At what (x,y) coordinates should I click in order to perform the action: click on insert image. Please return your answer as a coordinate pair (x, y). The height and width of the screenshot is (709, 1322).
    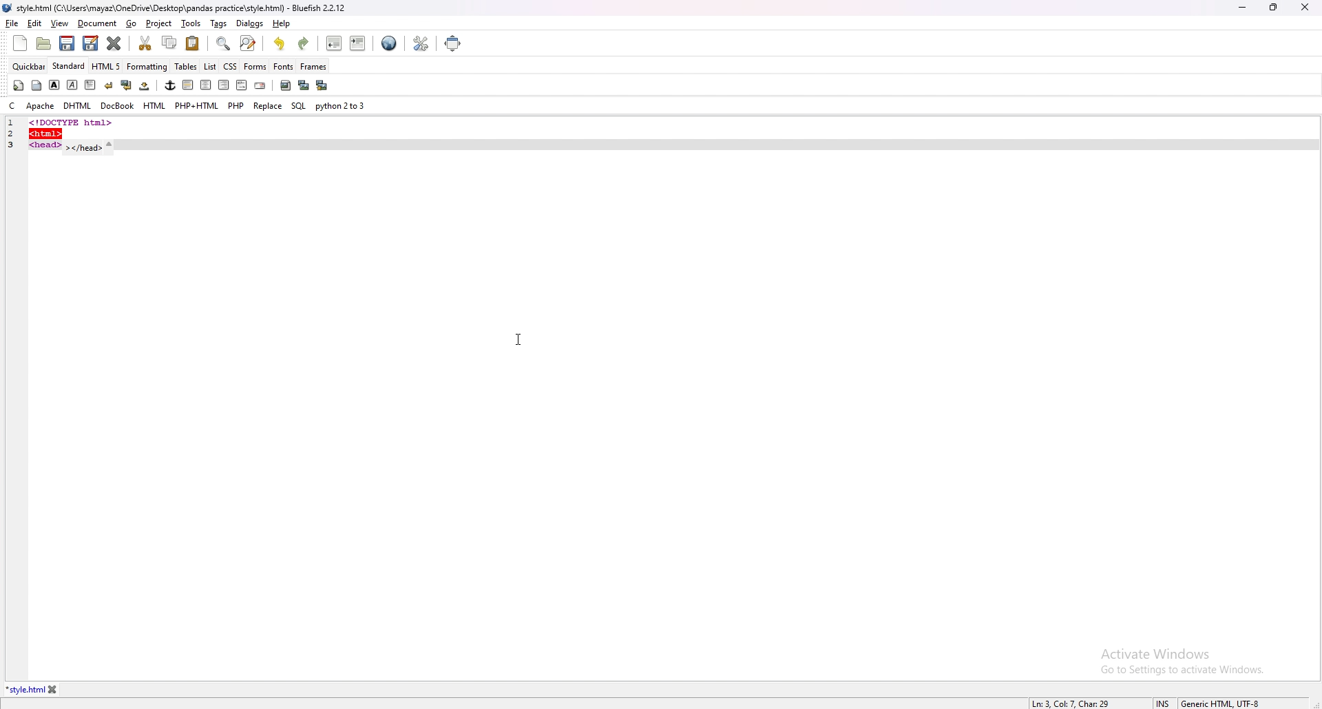
    Looking at the image, I should click on (285, 85).